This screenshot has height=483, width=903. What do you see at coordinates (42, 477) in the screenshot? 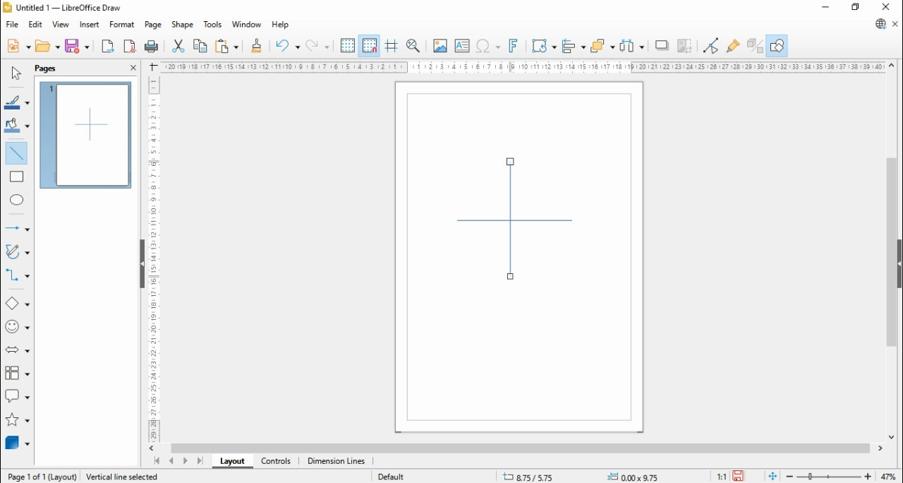
I see `page 1 of 1` at bounding box center [42, 477].